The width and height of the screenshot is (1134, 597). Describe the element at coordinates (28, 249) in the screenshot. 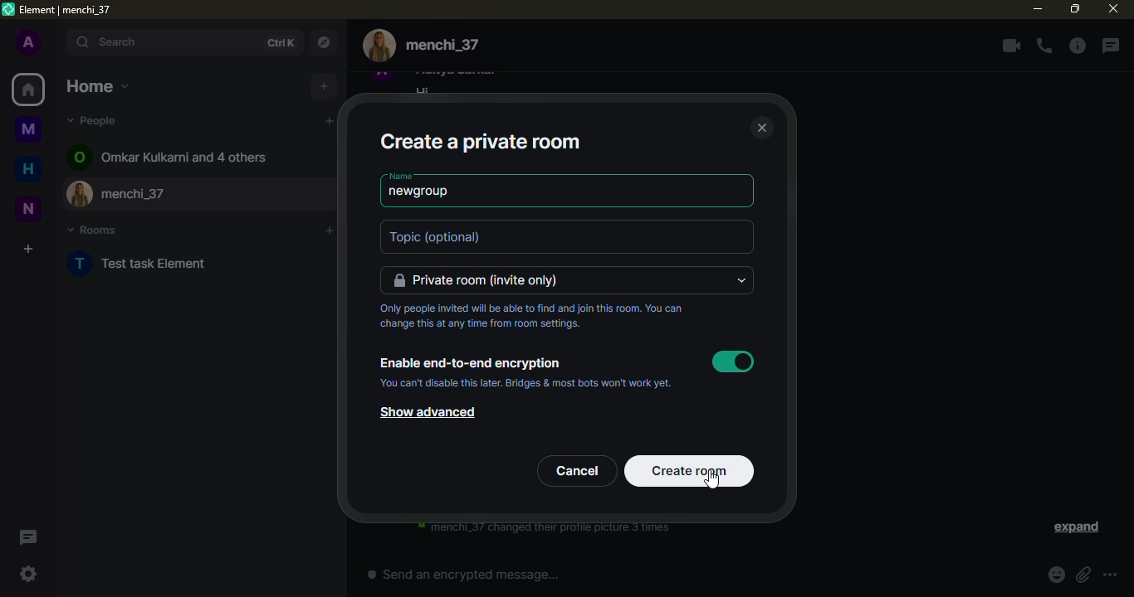

I see `create space` at that location.